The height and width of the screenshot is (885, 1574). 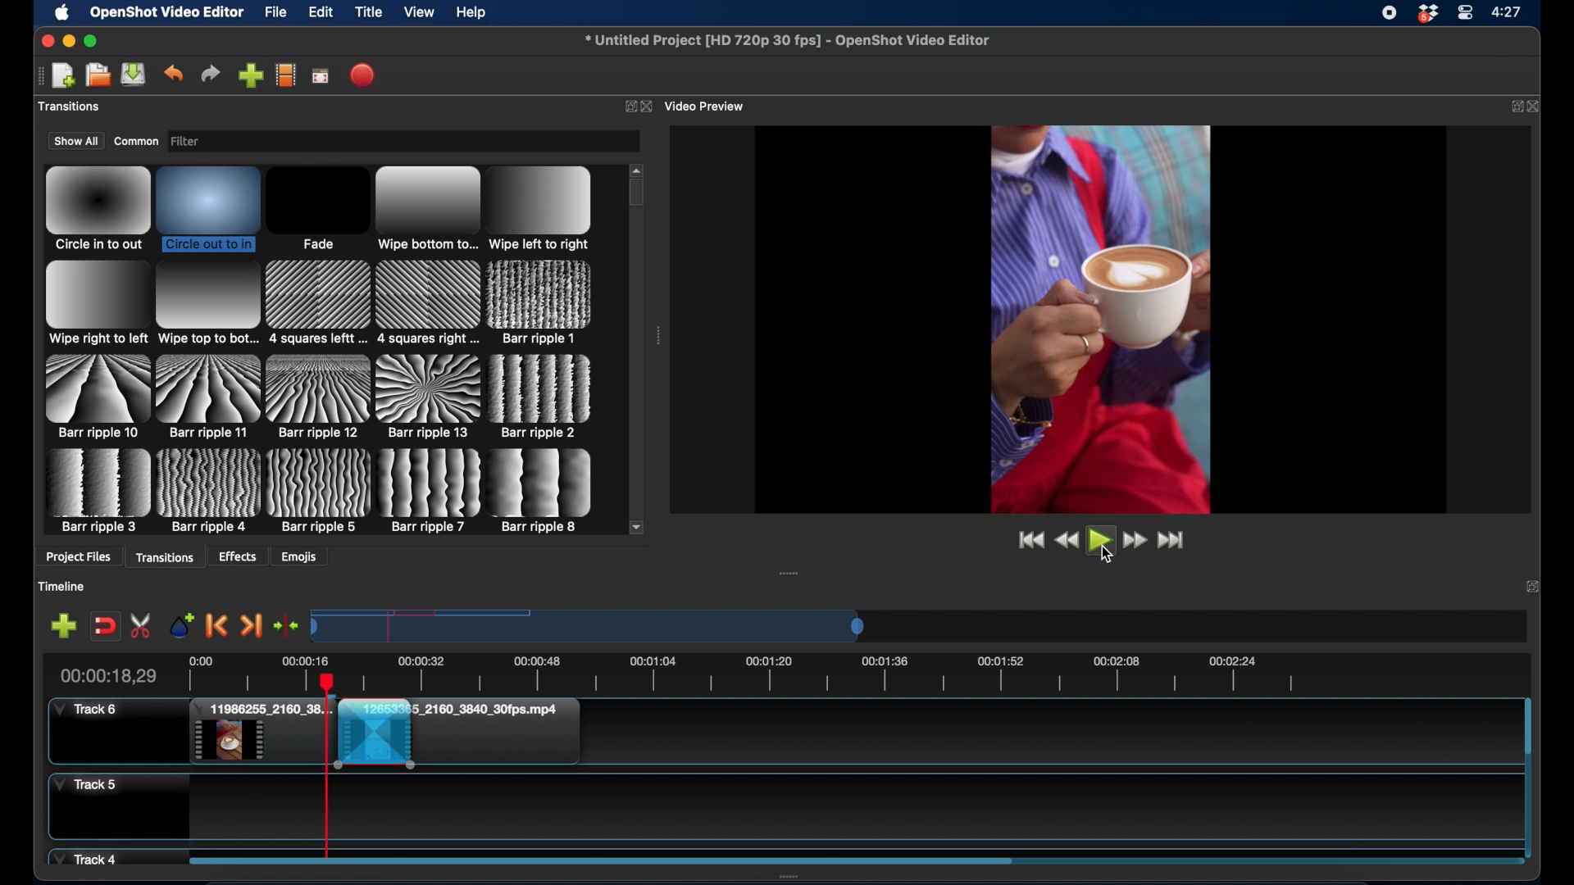 What do you see at coordinates (218, 627) in the screenshot?
I see `previous marker` at bounding box center [218, 627].